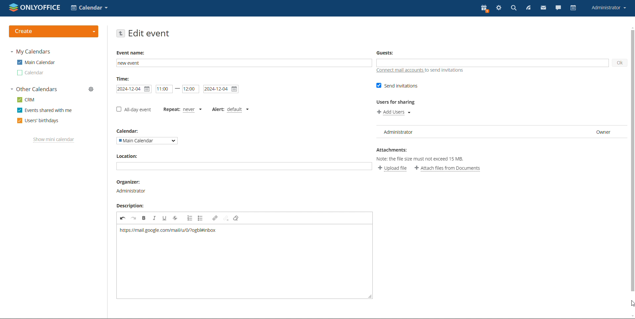  What do you see at coordinates (447, 71) in the screenshot?
I see `to send invitations` at bounding box center [447, 71].